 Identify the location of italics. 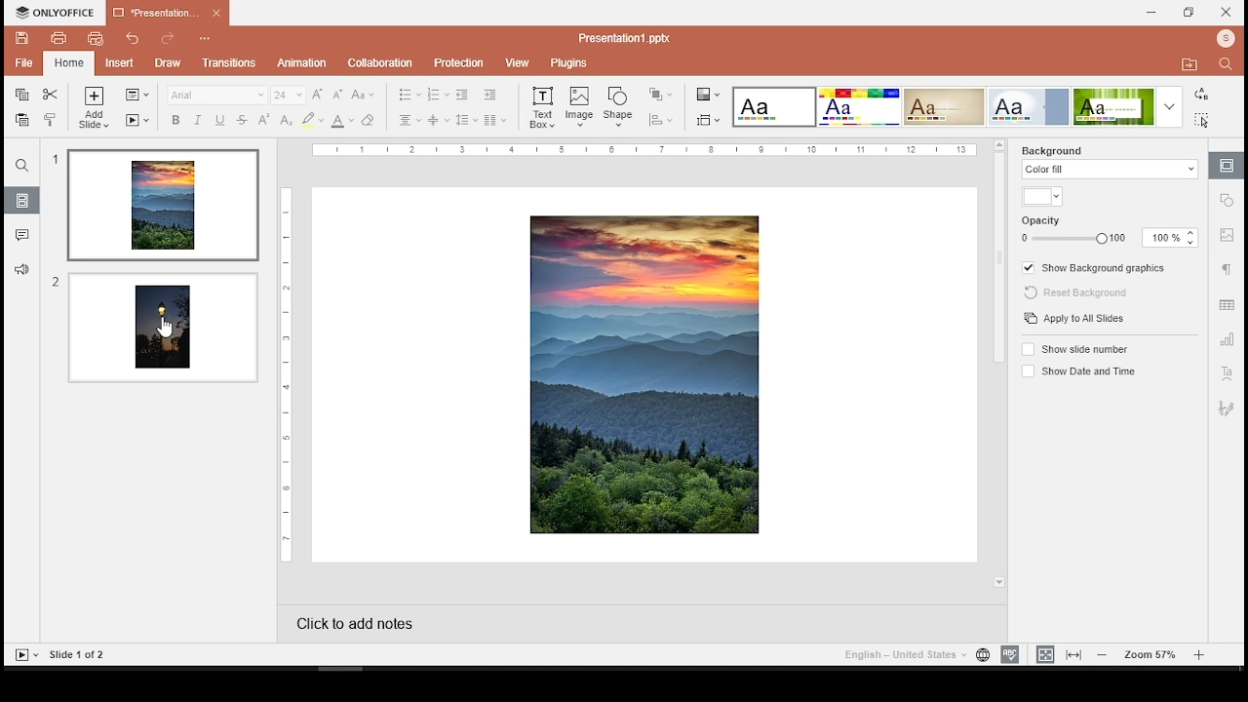
(198, 119).